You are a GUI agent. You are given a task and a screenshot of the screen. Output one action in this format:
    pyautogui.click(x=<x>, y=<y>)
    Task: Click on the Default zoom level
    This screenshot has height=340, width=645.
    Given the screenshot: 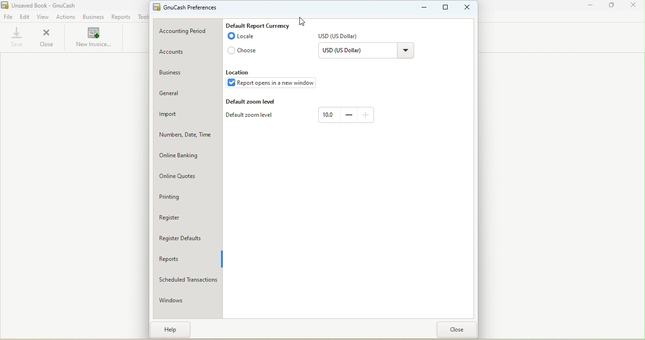 What is the action you would take?
    pyautogui.click(x=252, y=102)
    